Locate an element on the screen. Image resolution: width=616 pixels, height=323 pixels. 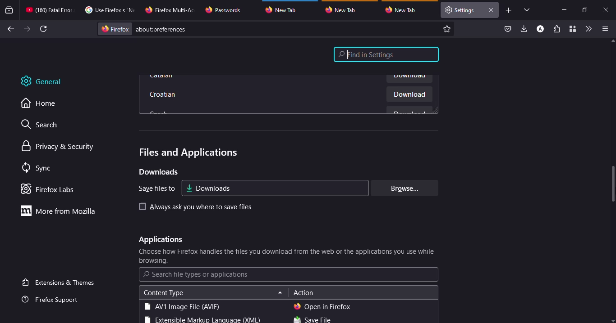
menu is located at coordinates (603, 29).